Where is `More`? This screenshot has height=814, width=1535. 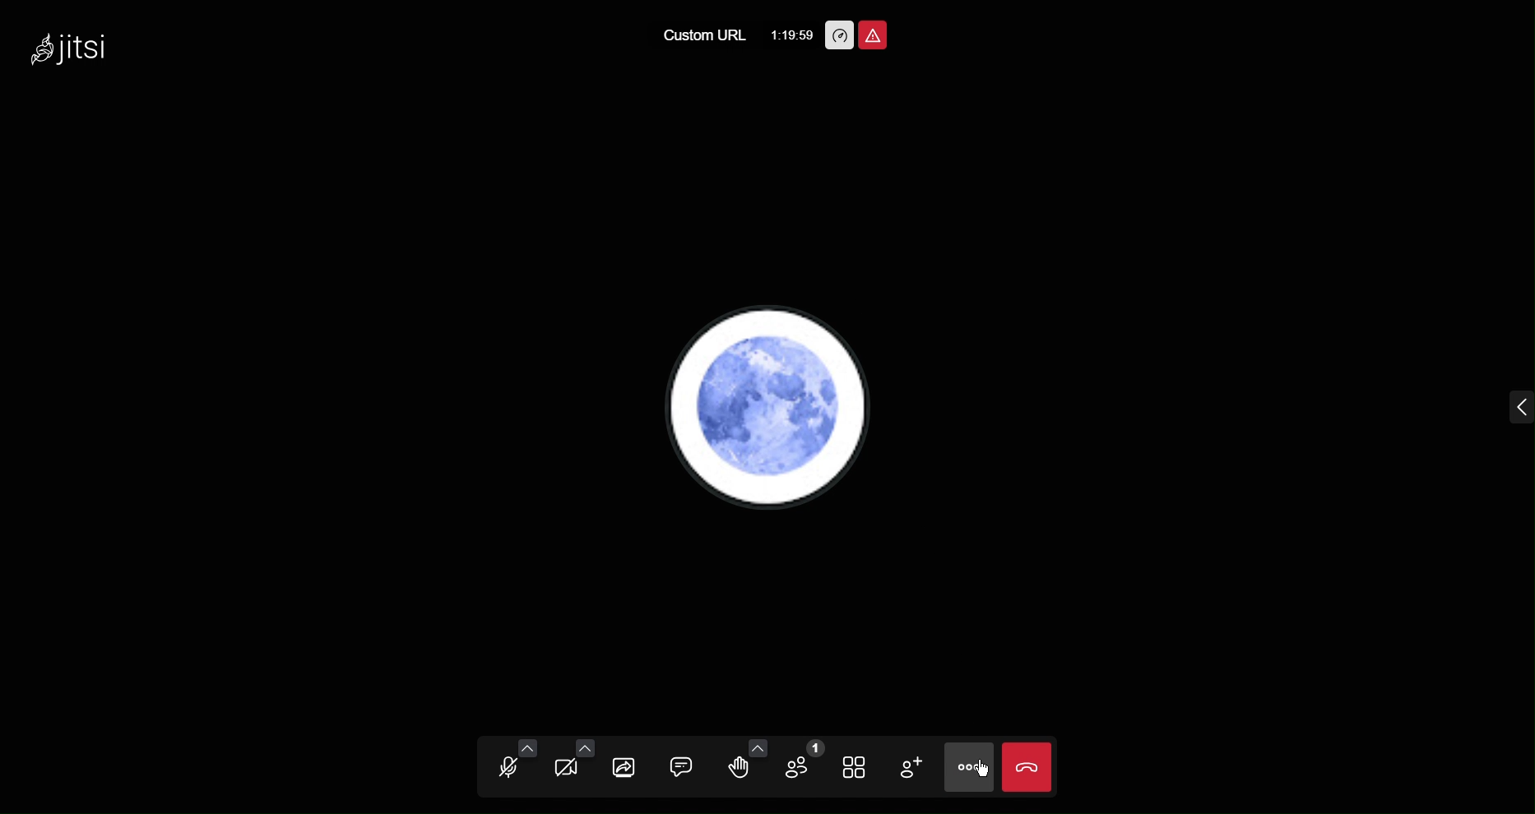
More is located at coordinates (972, 765).